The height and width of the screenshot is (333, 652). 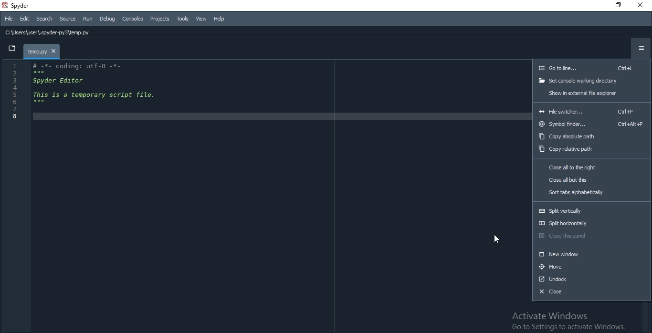 I want to click on close all the right, so click(x=591, y=168).